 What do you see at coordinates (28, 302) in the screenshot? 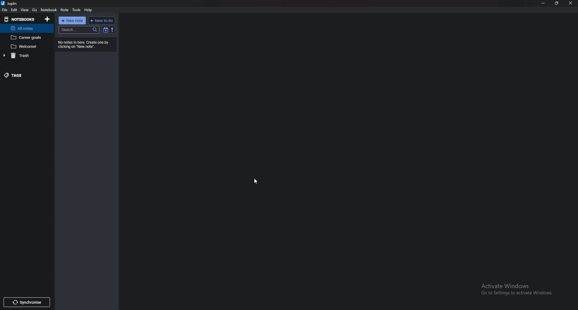
I see `sync` at bounding box center [28, 302].